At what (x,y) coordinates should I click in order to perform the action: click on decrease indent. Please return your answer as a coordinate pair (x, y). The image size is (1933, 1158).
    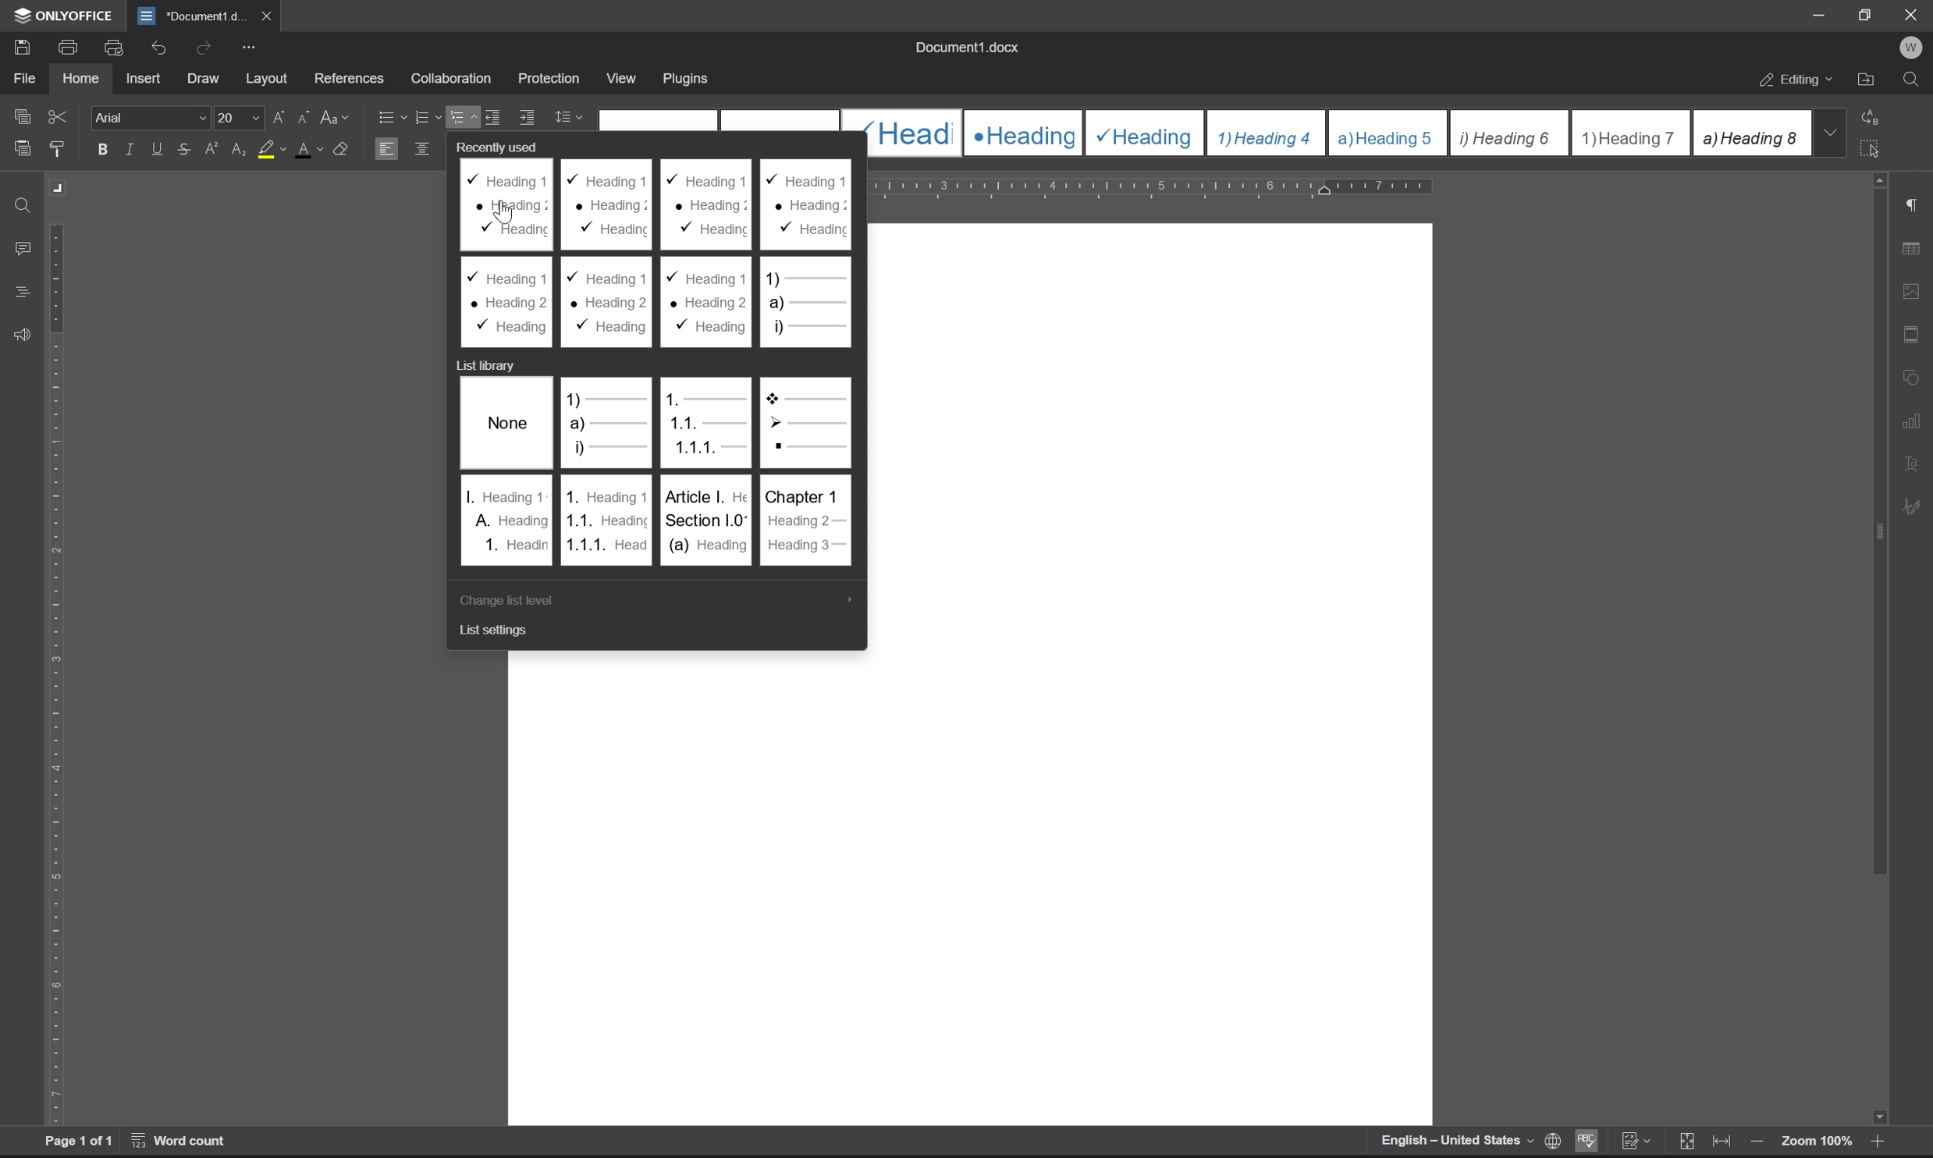
    Looking at the image, I should click on (496, 116).